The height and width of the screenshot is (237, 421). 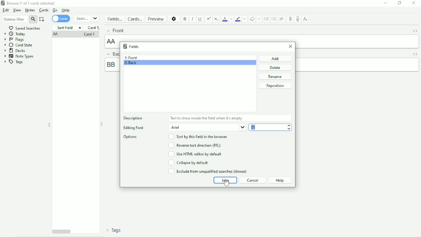 I want to click on Preview, so click(x=156, y=19).